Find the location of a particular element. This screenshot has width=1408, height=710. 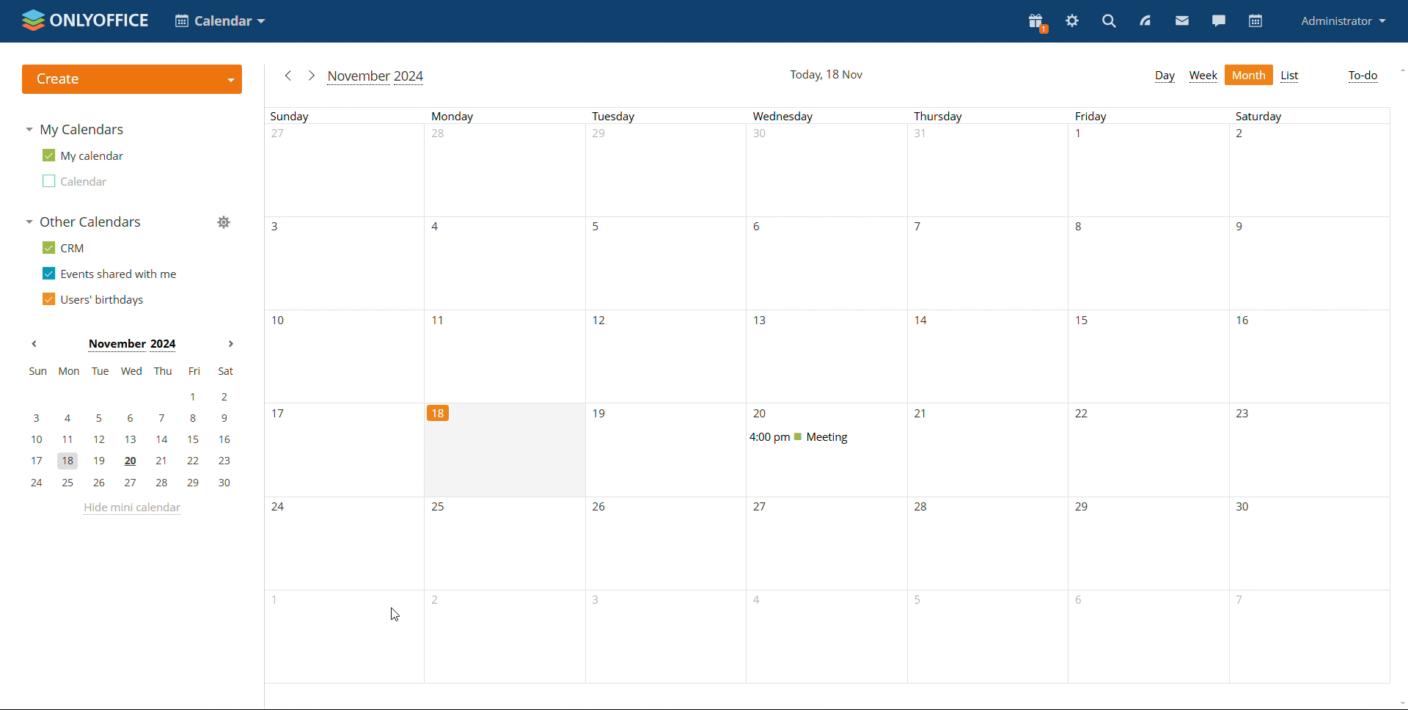

chat is located at coordinates (1218, 21).